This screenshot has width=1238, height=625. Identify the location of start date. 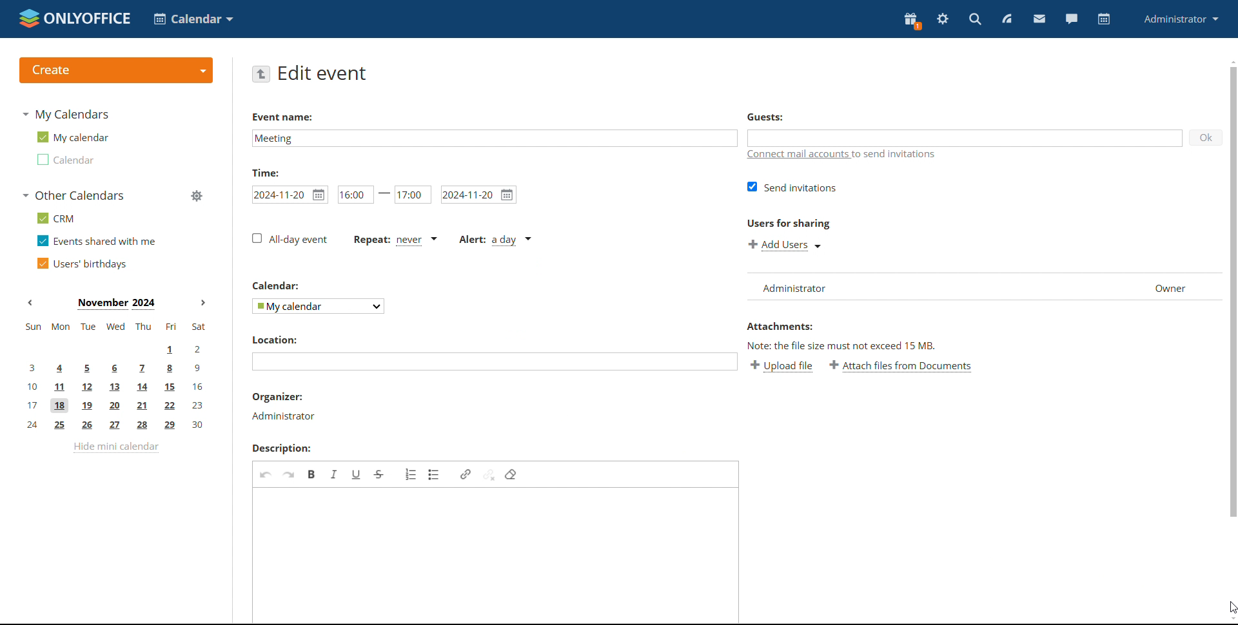
(290, 195).